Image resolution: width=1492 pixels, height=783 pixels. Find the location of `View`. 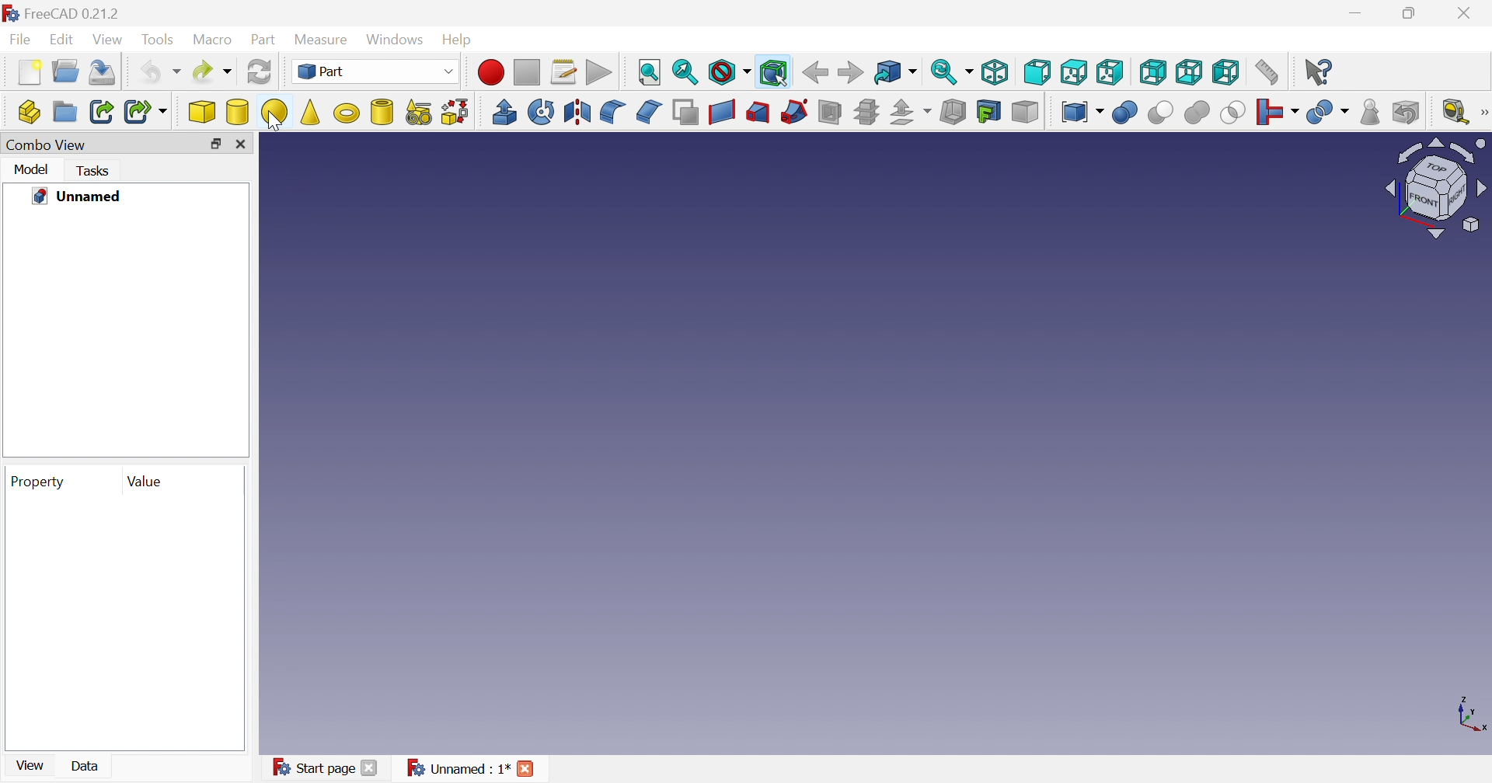

View is located at coordinates (112, 40).